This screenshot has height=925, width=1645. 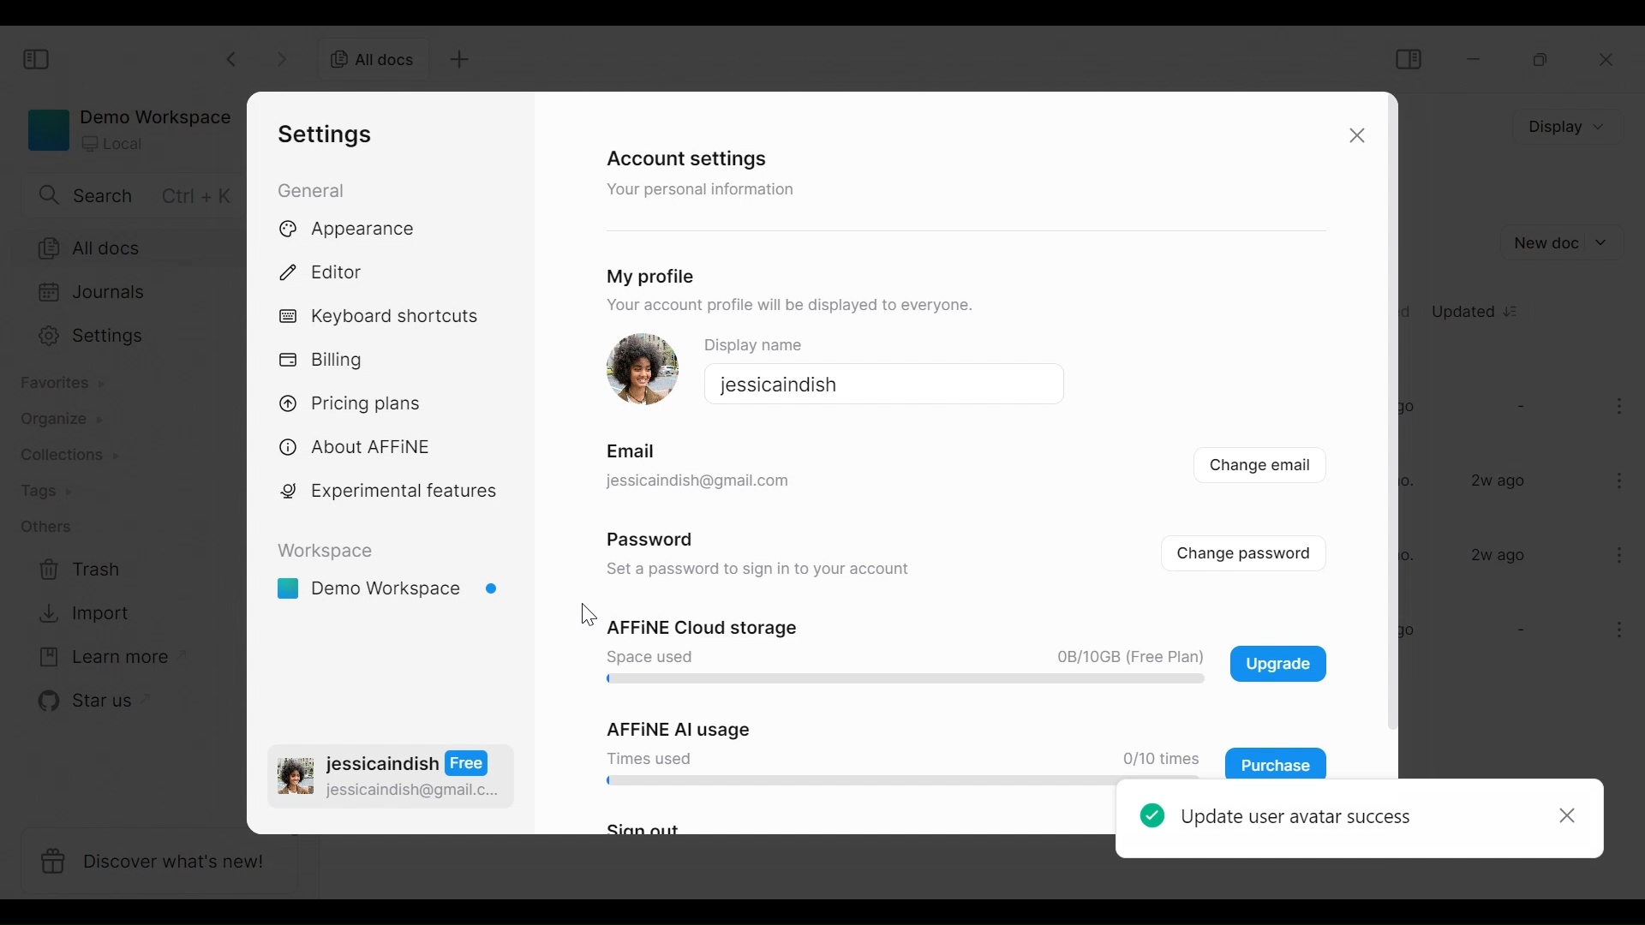 I want to click on Show/Hide Sidebar, so click(x=1407, y=58).